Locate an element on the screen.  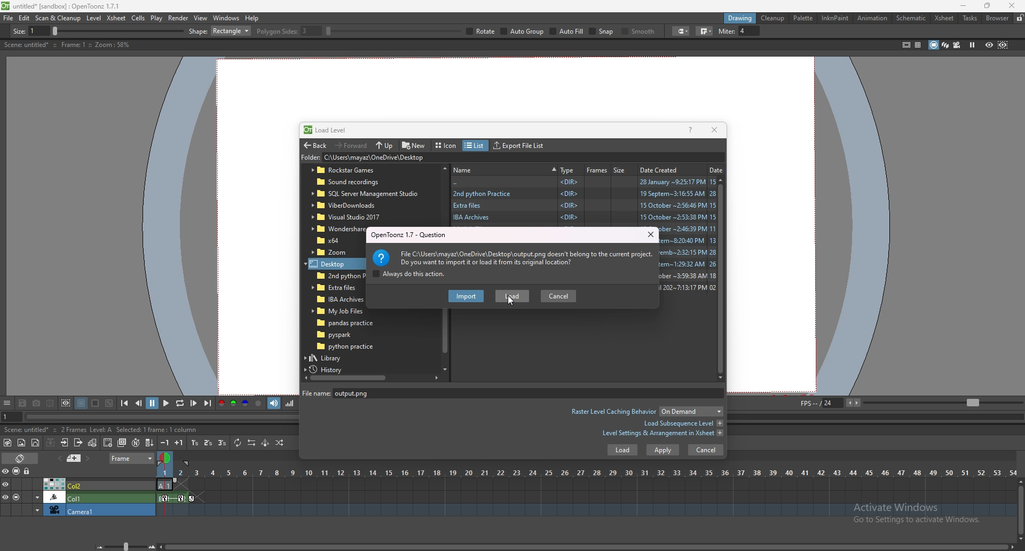
goto frame is located at coordinates (12, 417).